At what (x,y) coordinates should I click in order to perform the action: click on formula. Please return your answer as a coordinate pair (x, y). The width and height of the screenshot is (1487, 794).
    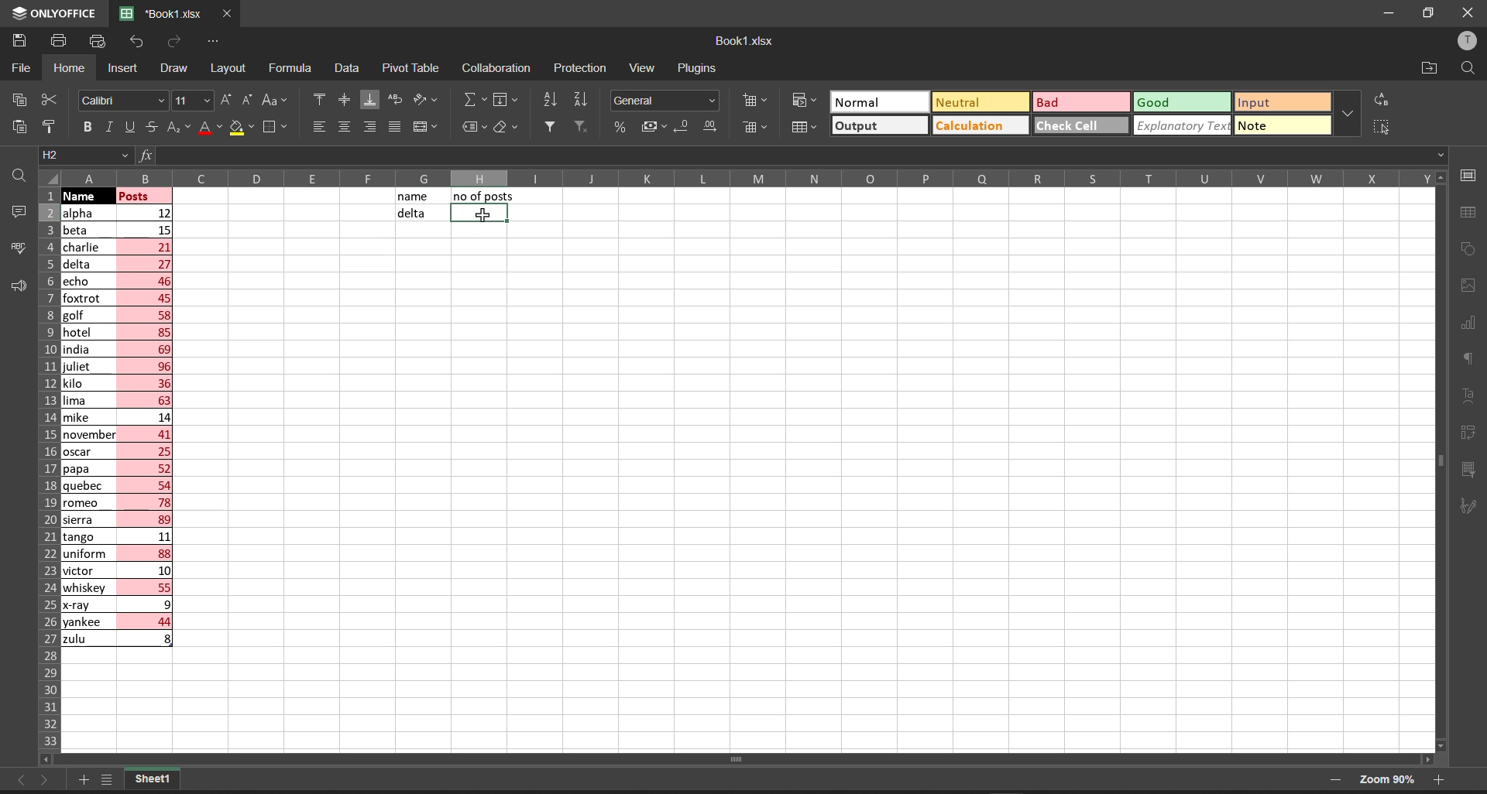
    Looking at the image, I should click on (143, 155).